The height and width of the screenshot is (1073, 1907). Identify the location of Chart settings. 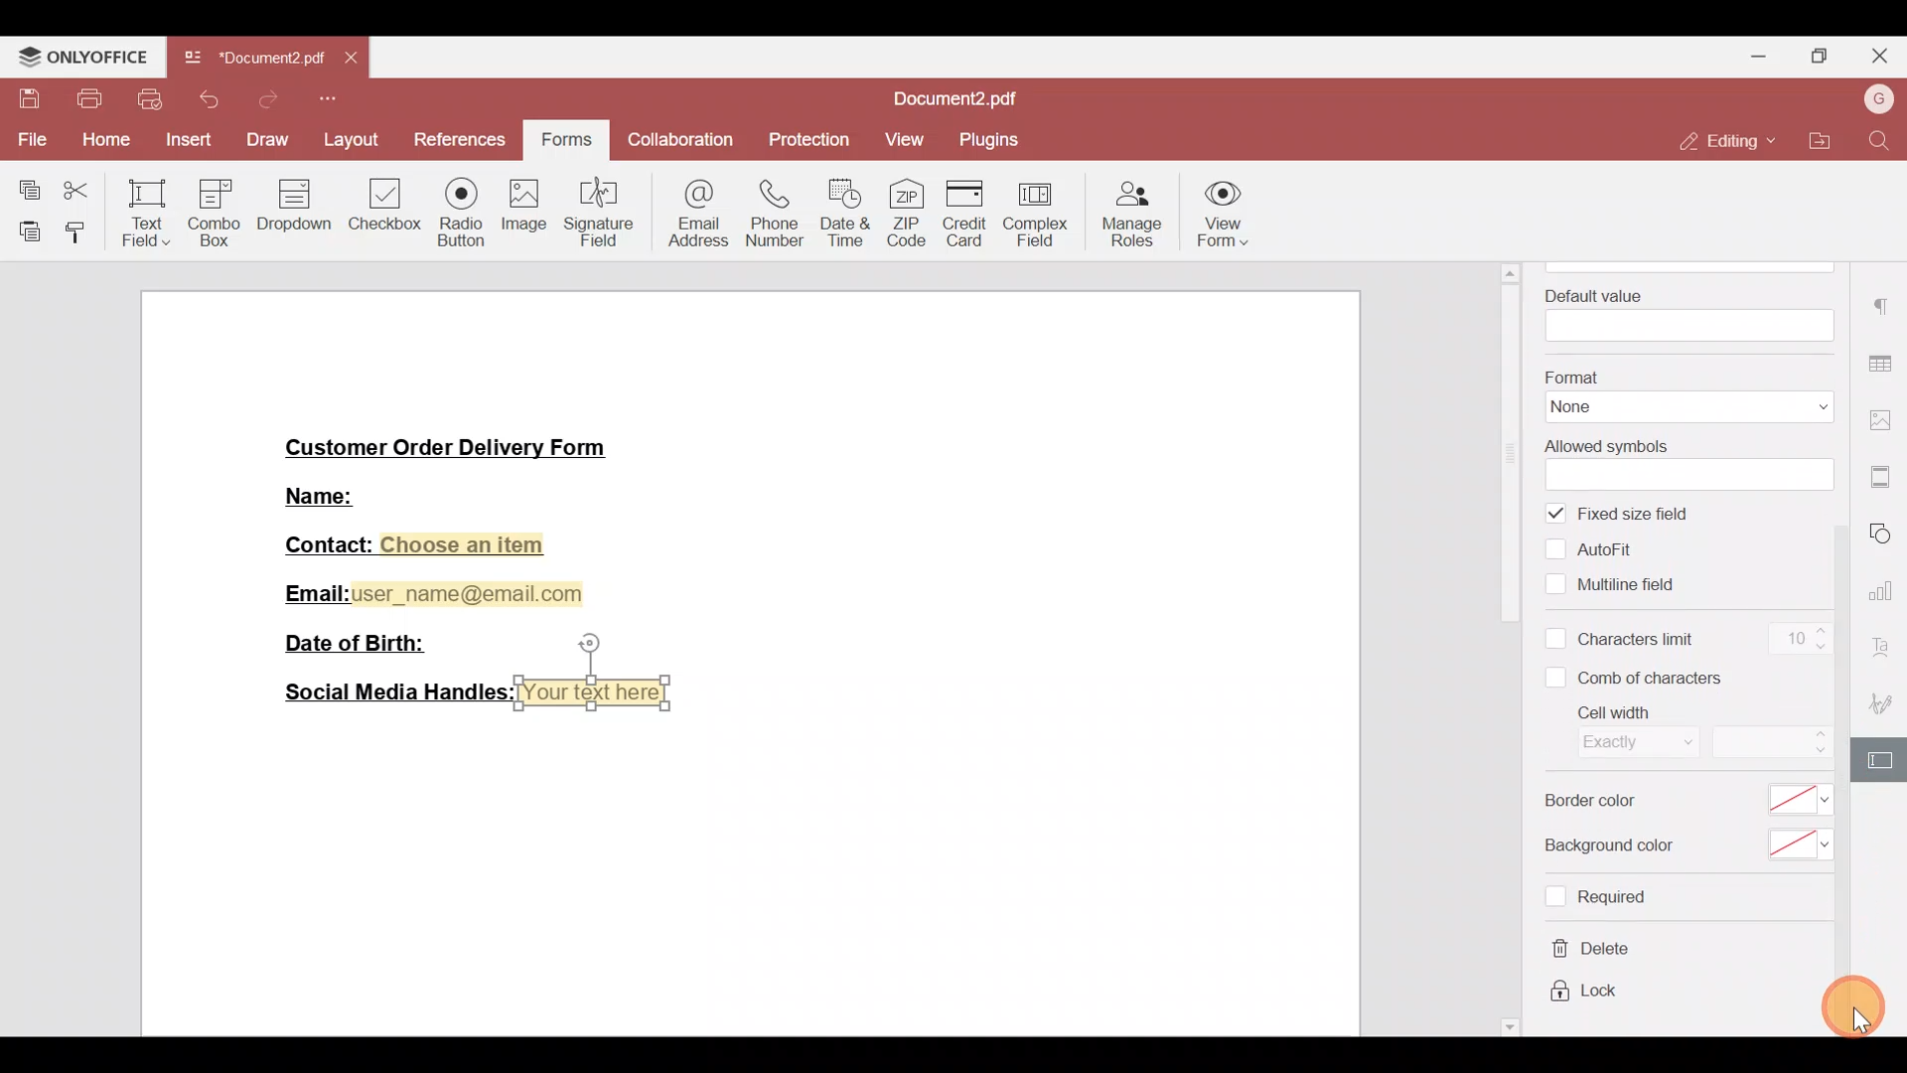
(1885, 591).